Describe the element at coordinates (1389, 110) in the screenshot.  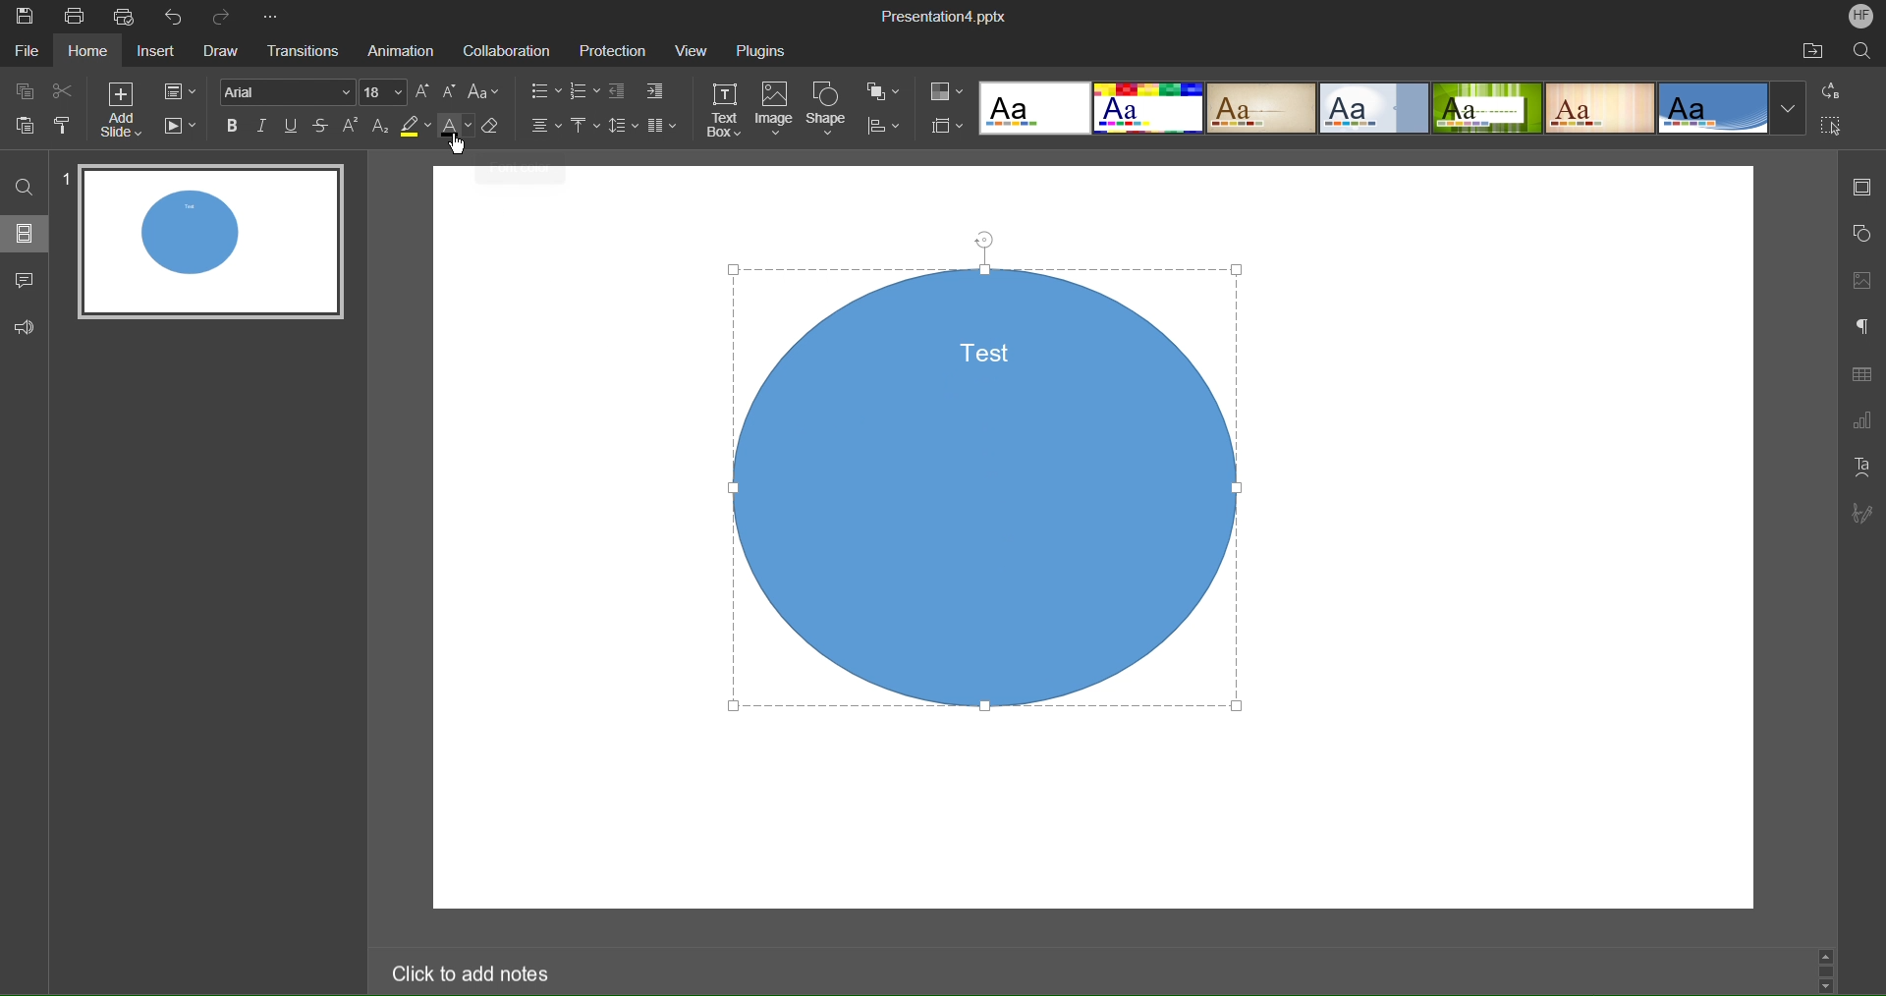
I see `Templates` at that location.